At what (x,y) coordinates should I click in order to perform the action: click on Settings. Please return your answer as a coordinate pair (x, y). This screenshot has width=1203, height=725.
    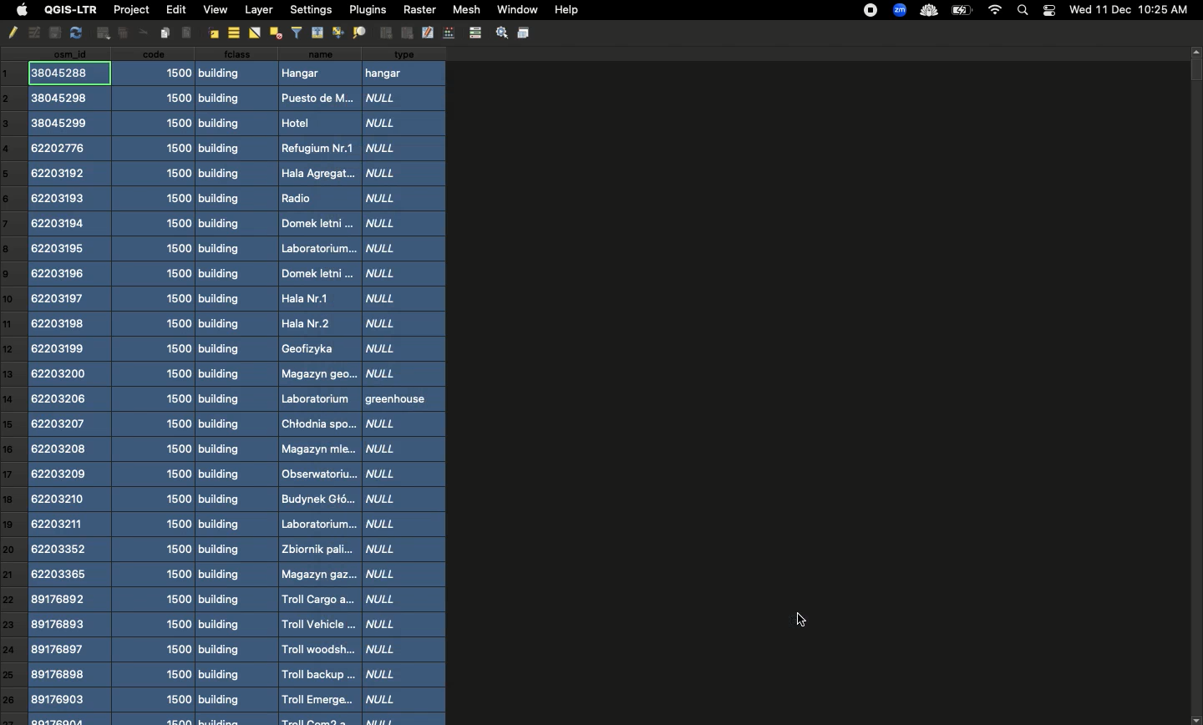
    Looking at the image, I should click on (310, 9).